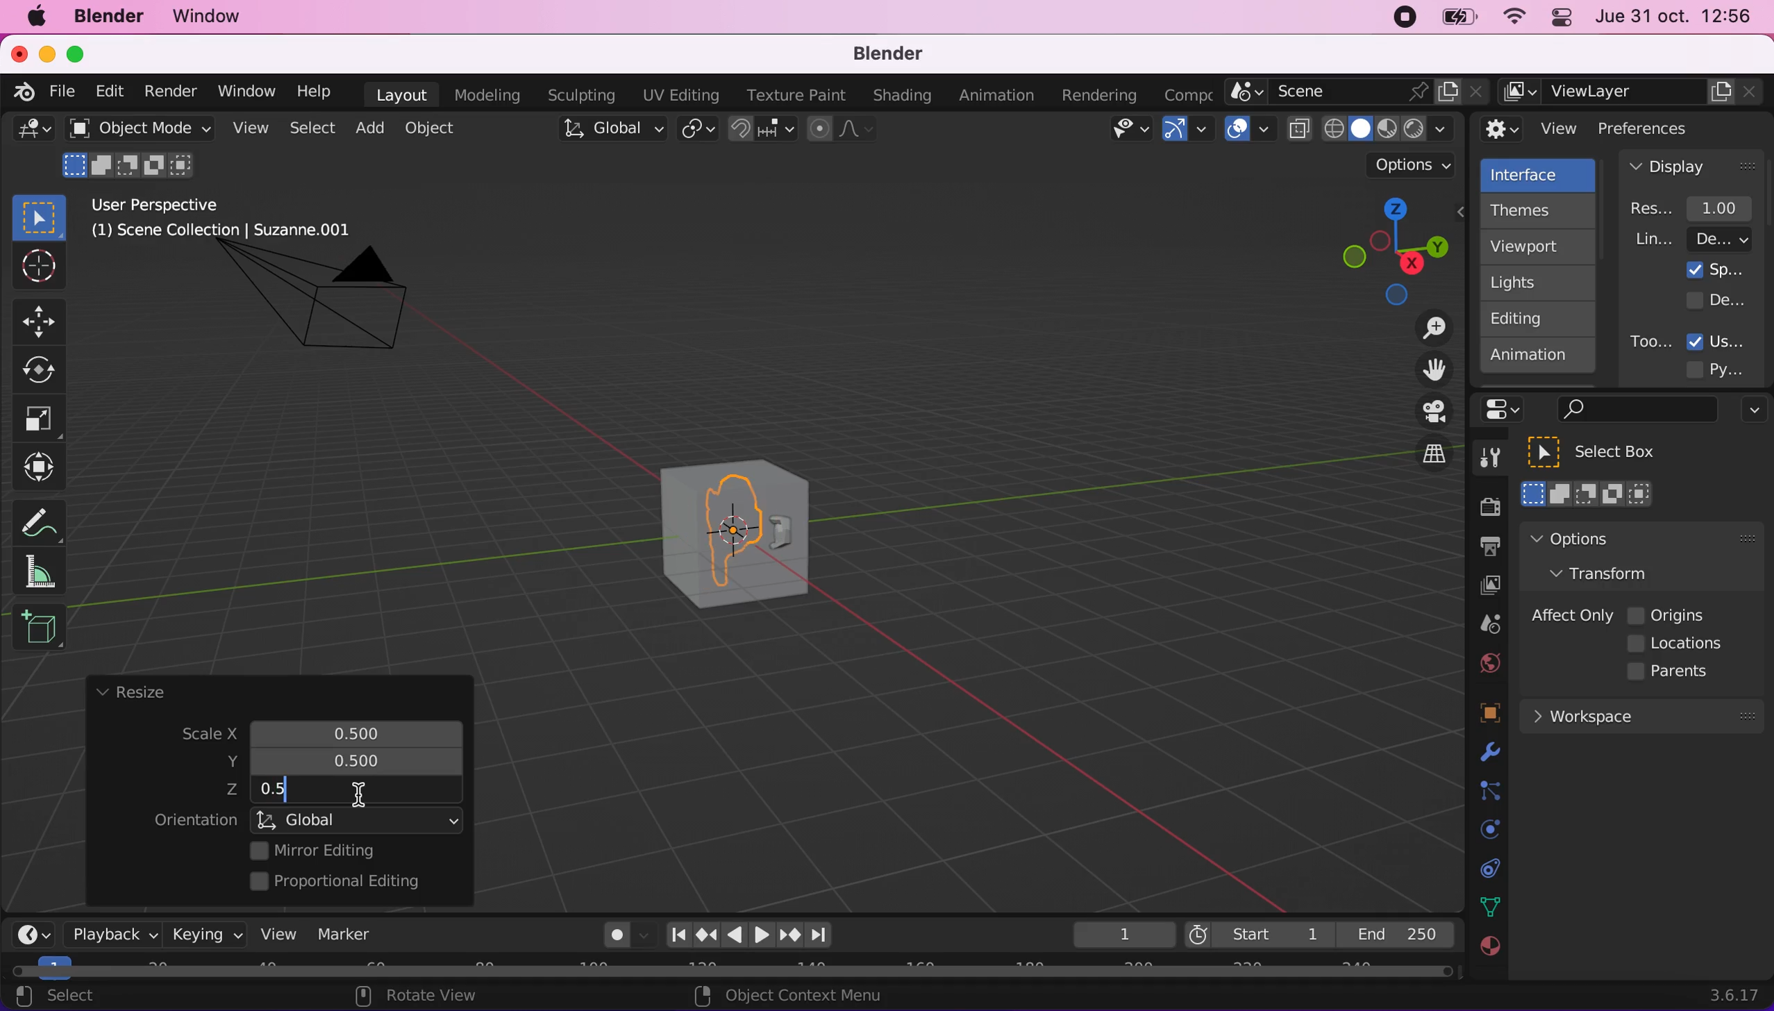 This screenshot has width=1774, height=1011. Describe the element at coordinates (204, 934) in the screenshot. I see `keying` at that location.